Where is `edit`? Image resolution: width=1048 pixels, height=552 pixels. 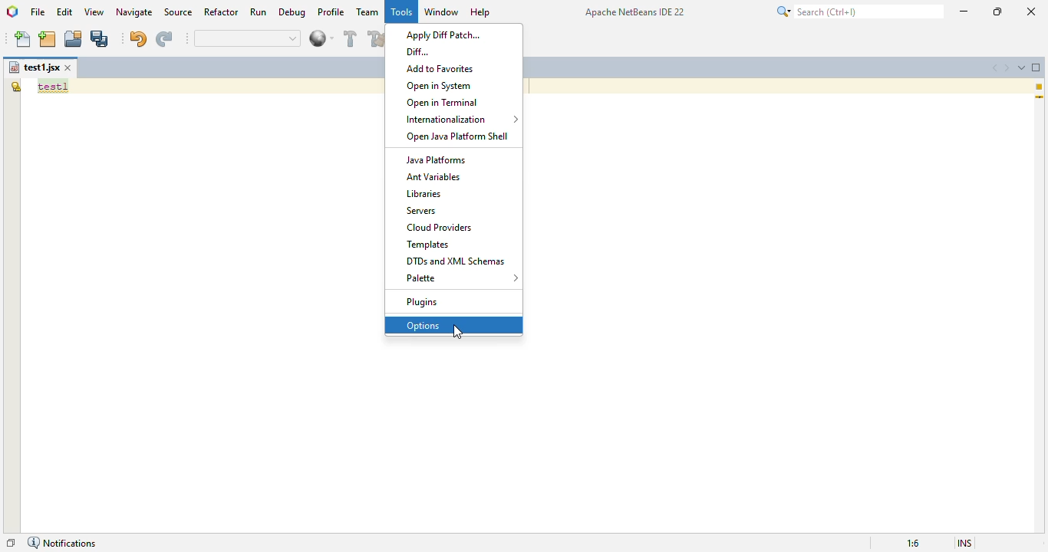 edit is located at coordinates (65, 11).